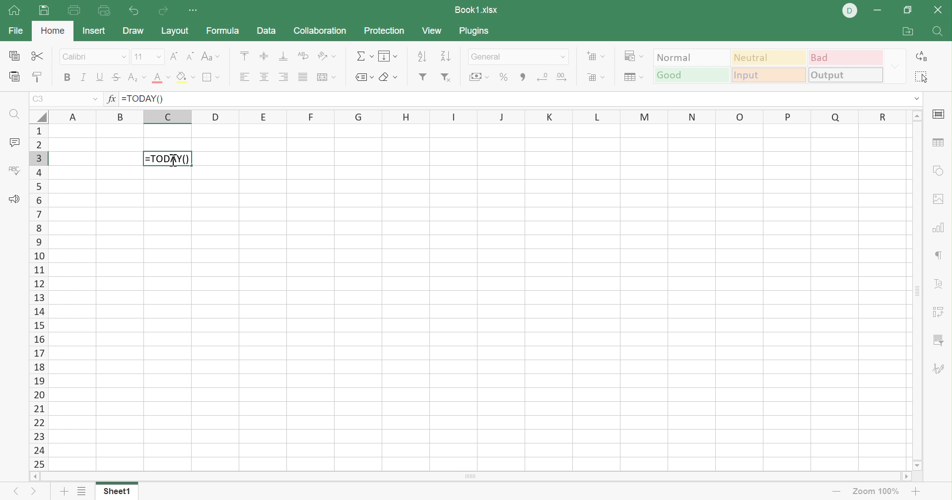 The width and height of the screenshot is (952, 500). Describe the element at coordinates (940, 12) in the screenshot. I see `Close` at that location.